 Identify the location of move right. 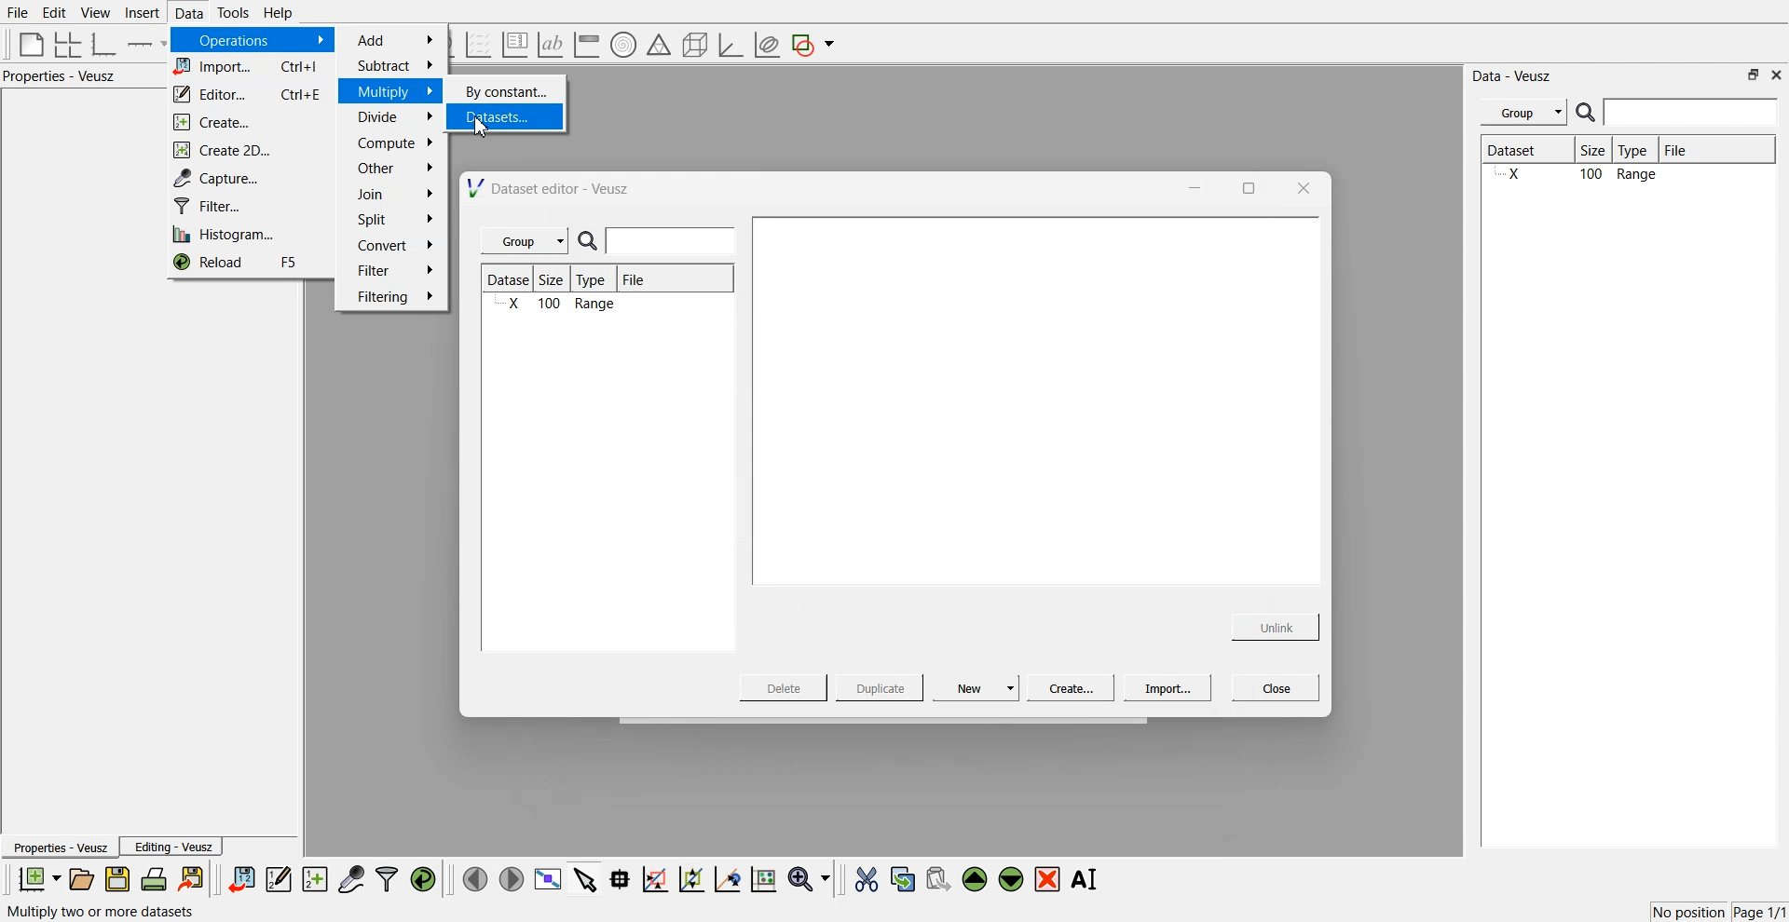
(511, 877).